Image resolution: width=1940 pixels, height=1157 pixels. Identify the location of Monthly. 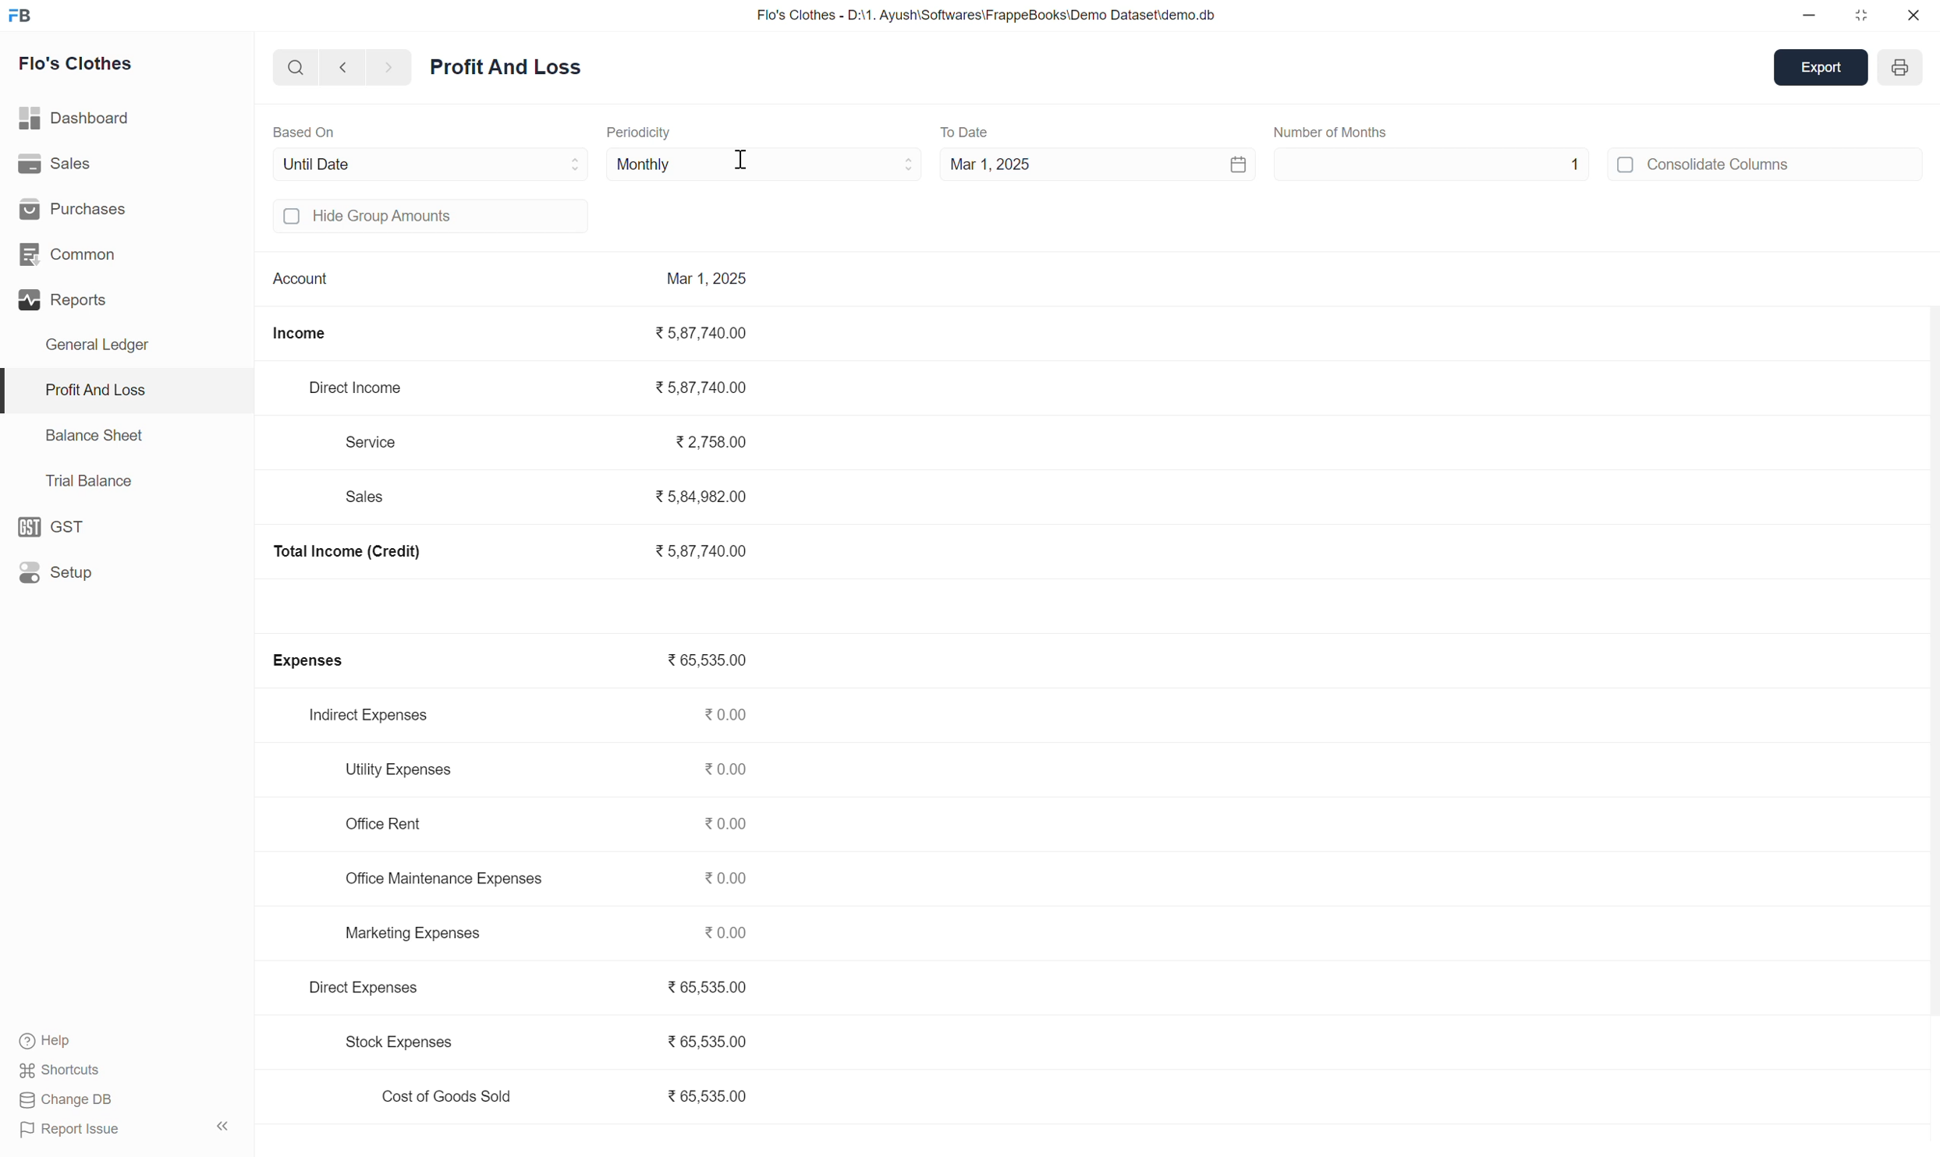
(644, 165).